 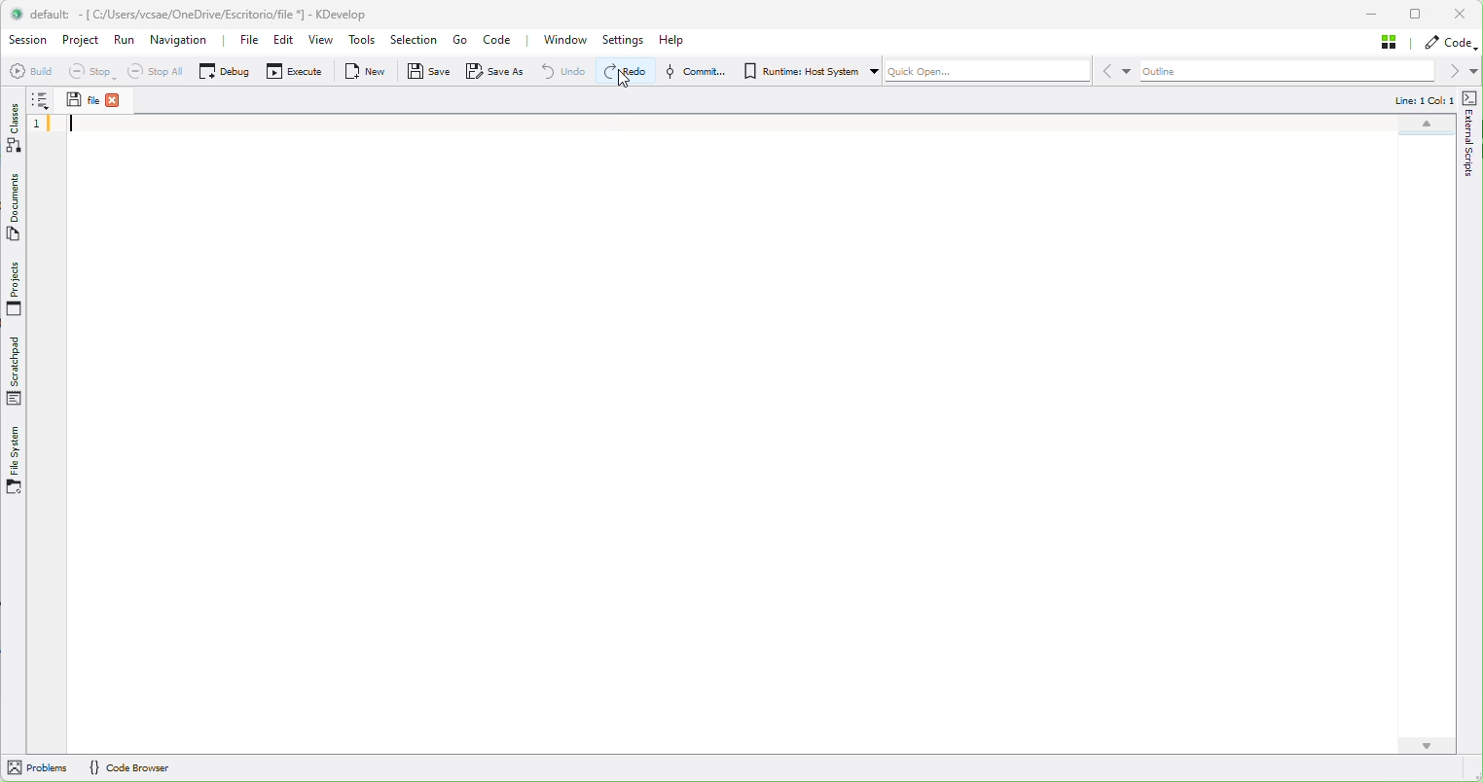 What do you see at coordinates (1417, 128) in the screenshot?
I see `Map` at bounding box center [1417, 128].